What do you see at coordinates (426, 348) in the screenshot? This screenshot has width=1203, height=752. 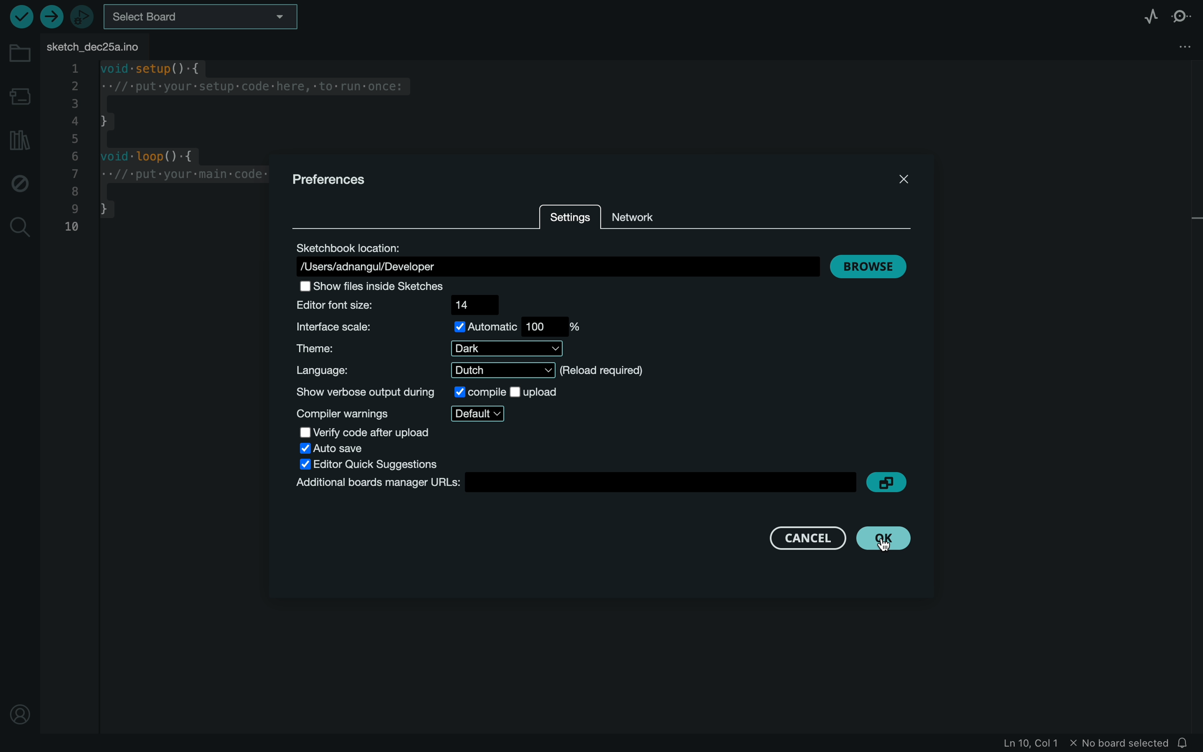 I see `theme` at bounding box center [426, 348].